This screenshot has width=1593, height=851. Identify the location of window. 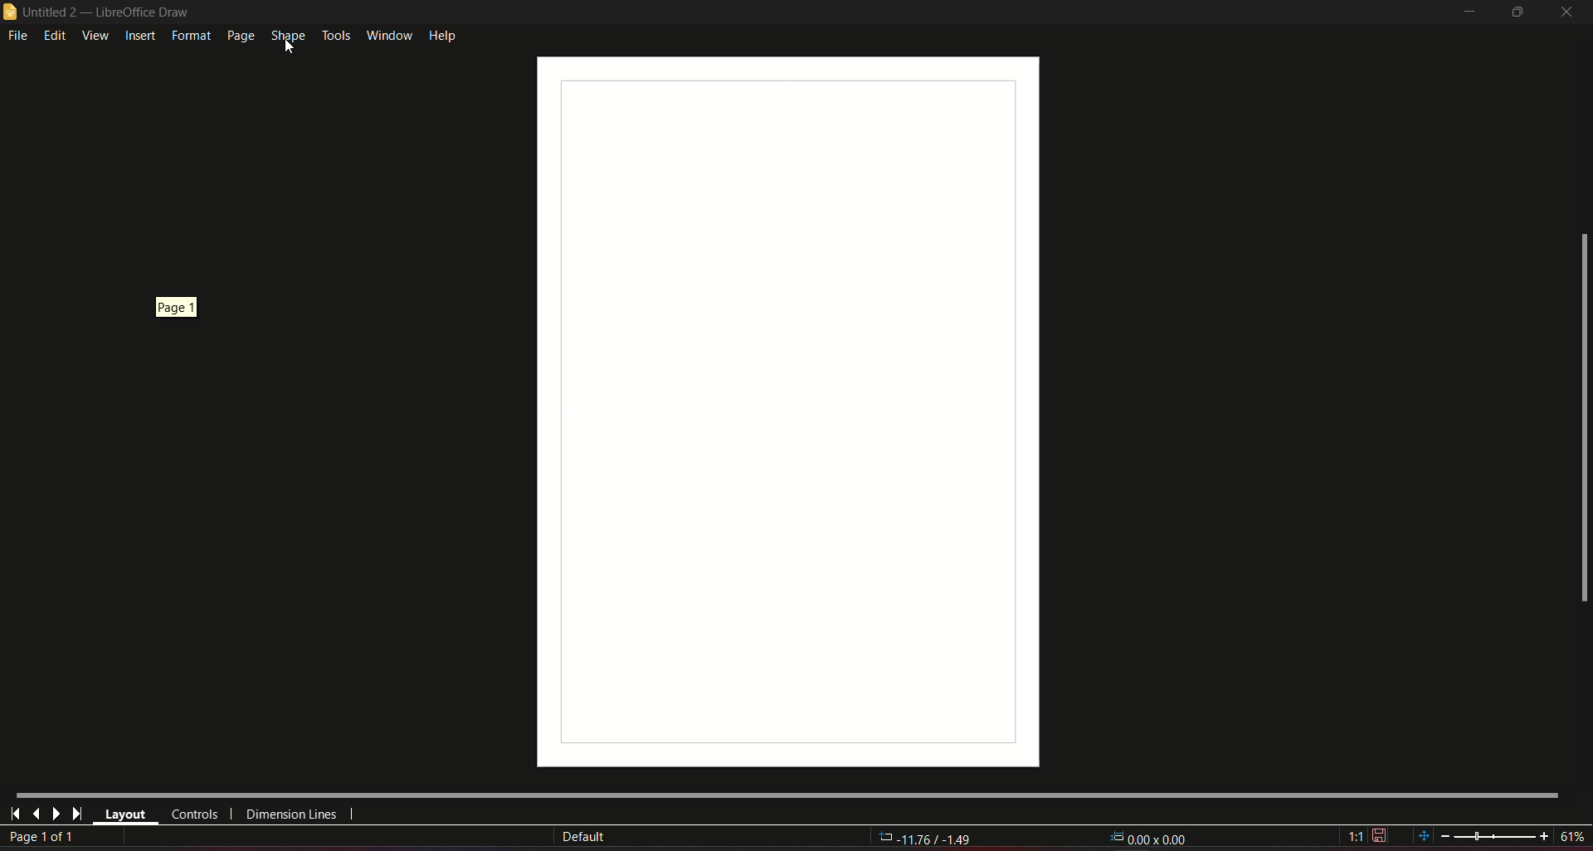
(387, 33).